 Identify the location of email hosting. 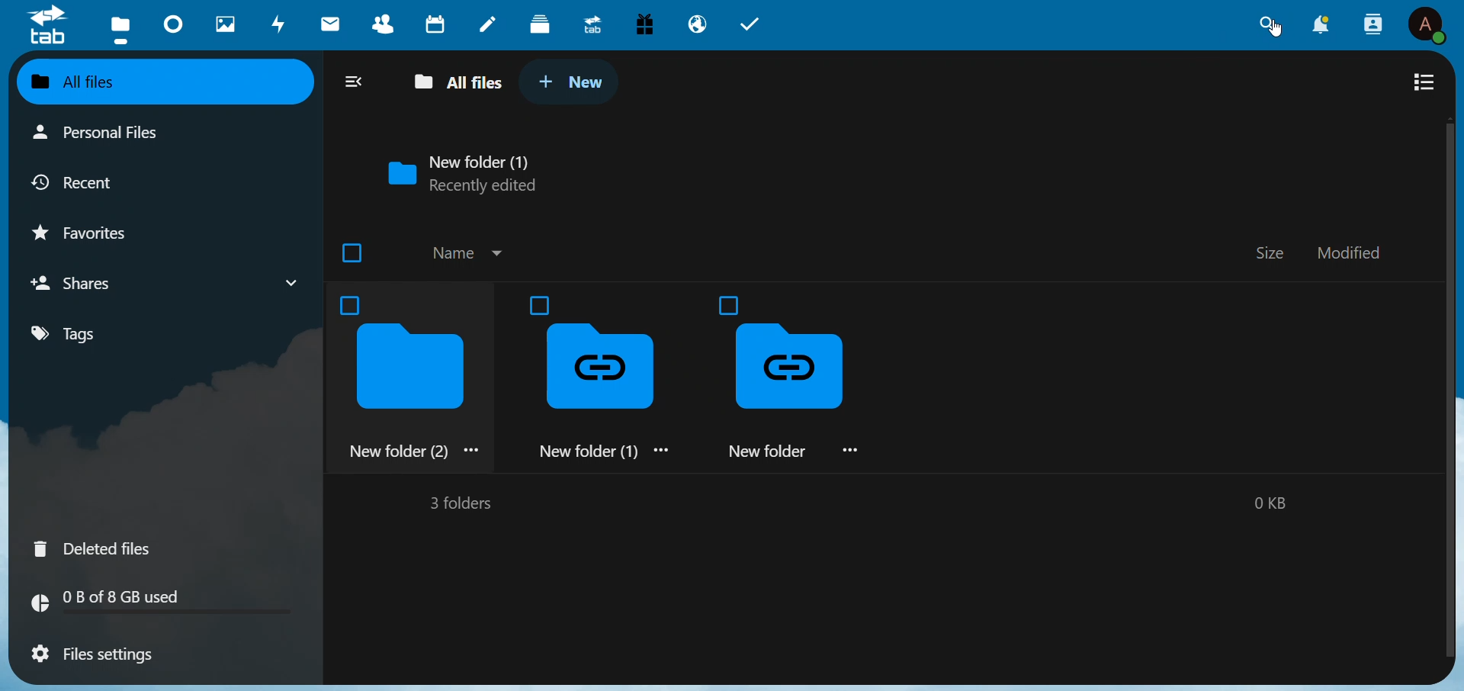
(699, 23).